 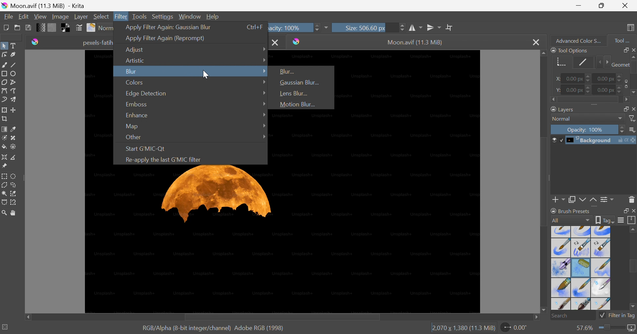 I want to click on Normal, so click(x=587, y=119).